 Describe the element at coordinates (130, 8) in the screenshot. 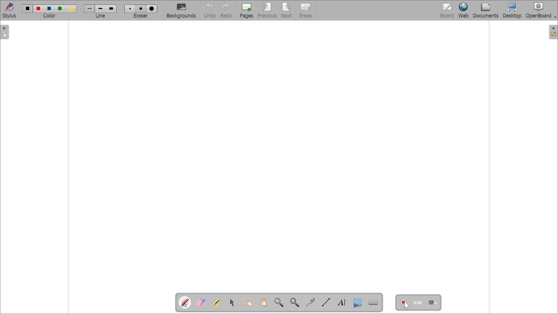

I see `Eraser1` at that location.